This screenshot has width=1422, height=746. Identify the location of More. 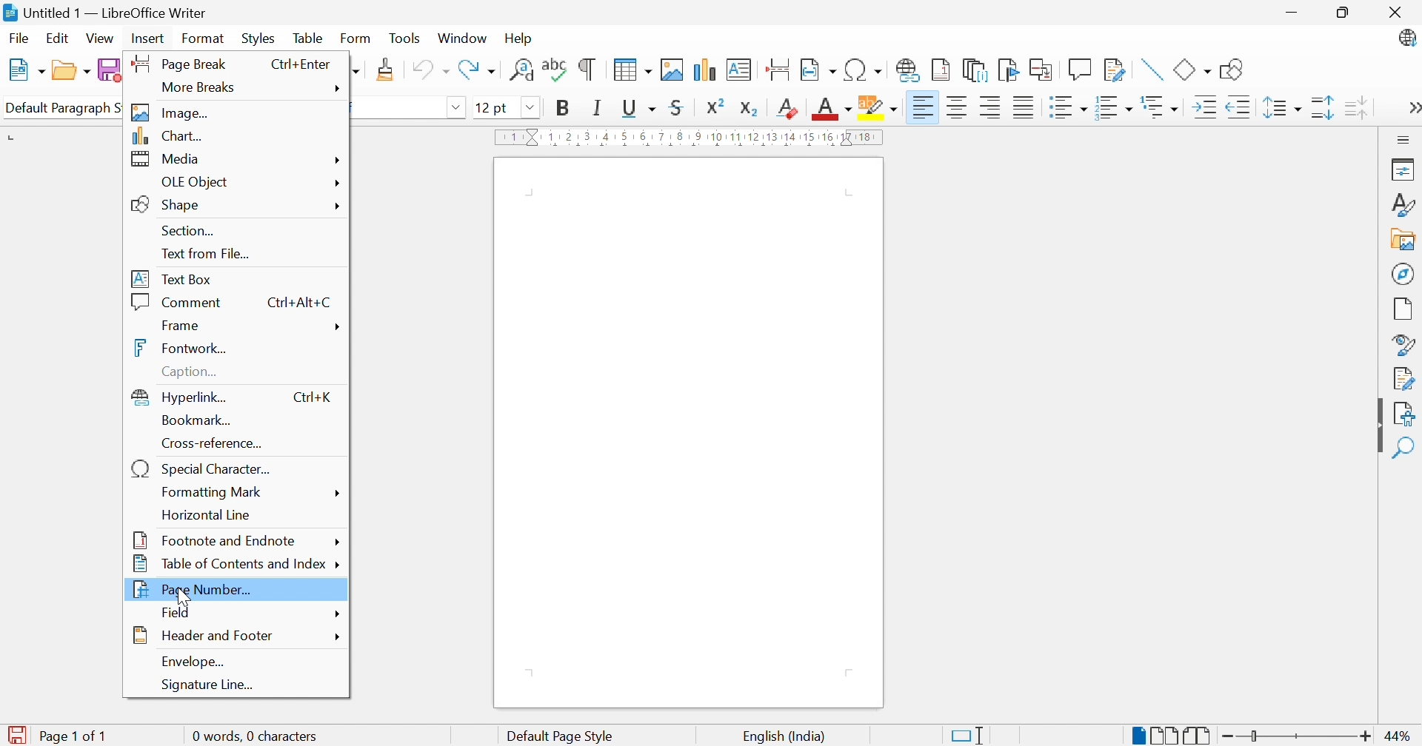
(341, 614).